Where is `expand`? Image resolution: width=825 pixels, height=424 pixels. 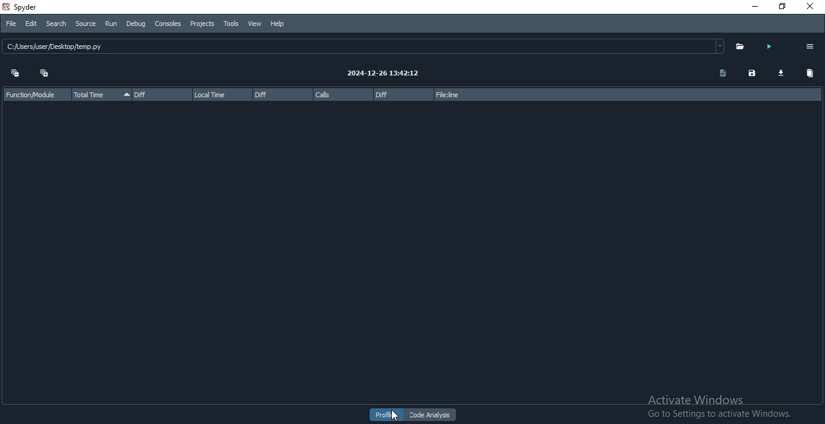
expand is located at coordinates (47, 69).